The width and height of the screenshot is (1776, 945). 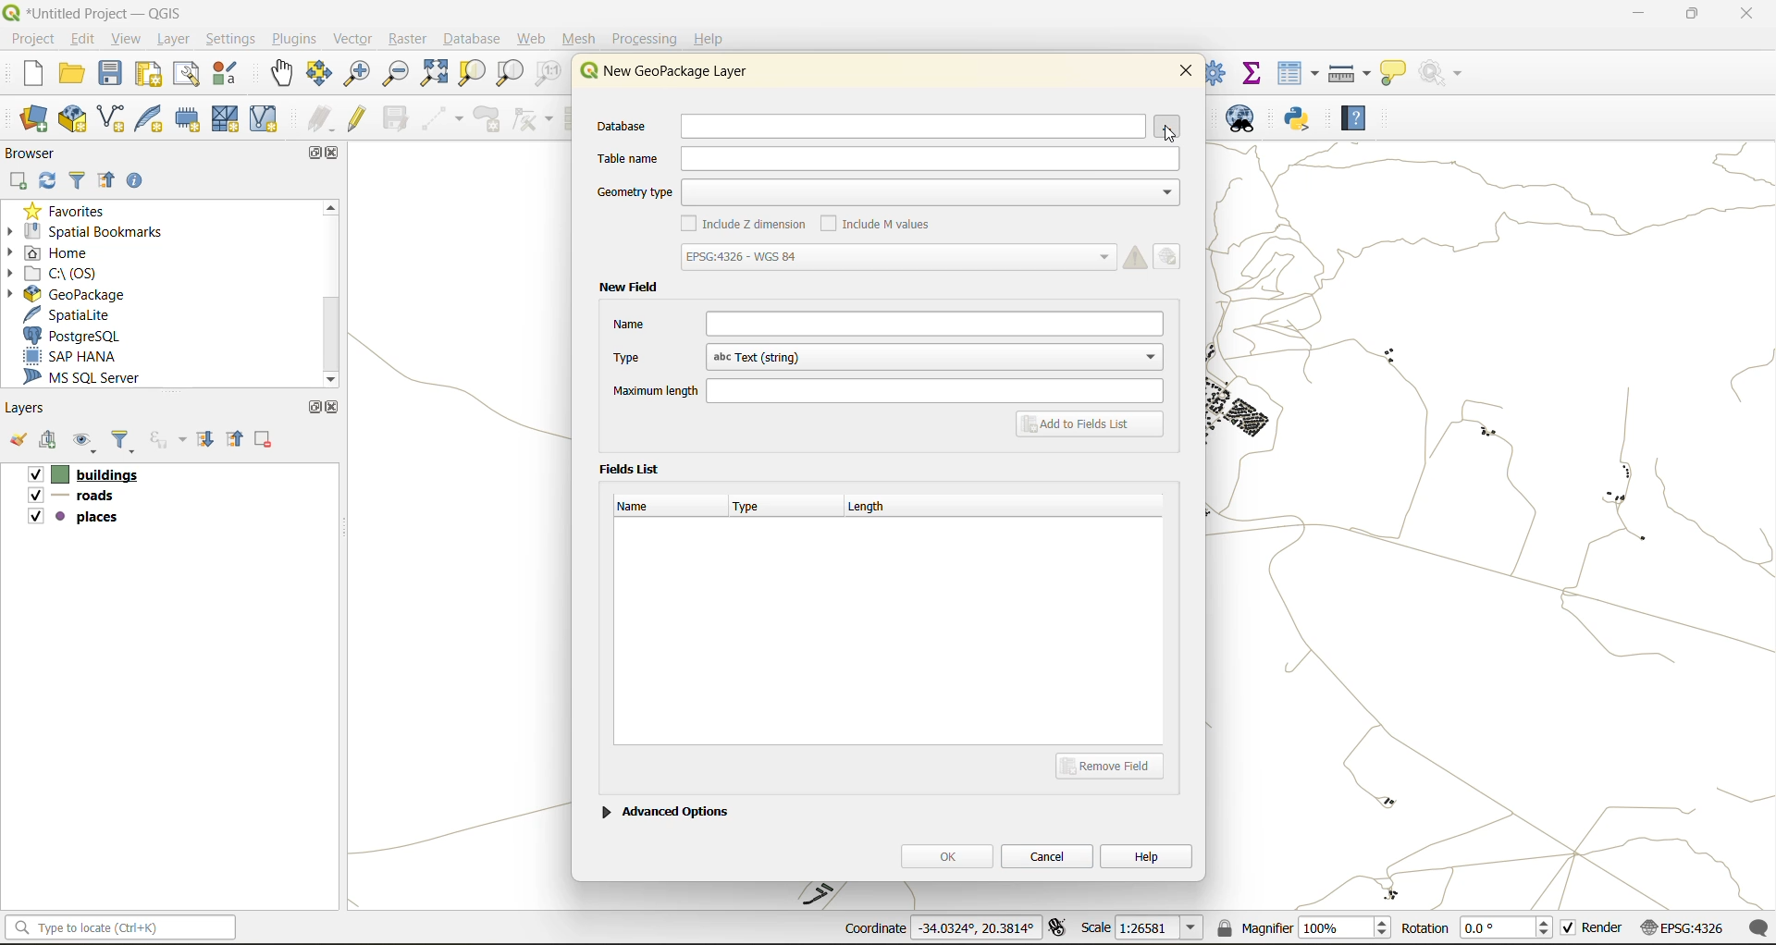 What do you see at coordinates (84, 38) in the screenshot?
I see `edit` at bounding box center [84, 38].